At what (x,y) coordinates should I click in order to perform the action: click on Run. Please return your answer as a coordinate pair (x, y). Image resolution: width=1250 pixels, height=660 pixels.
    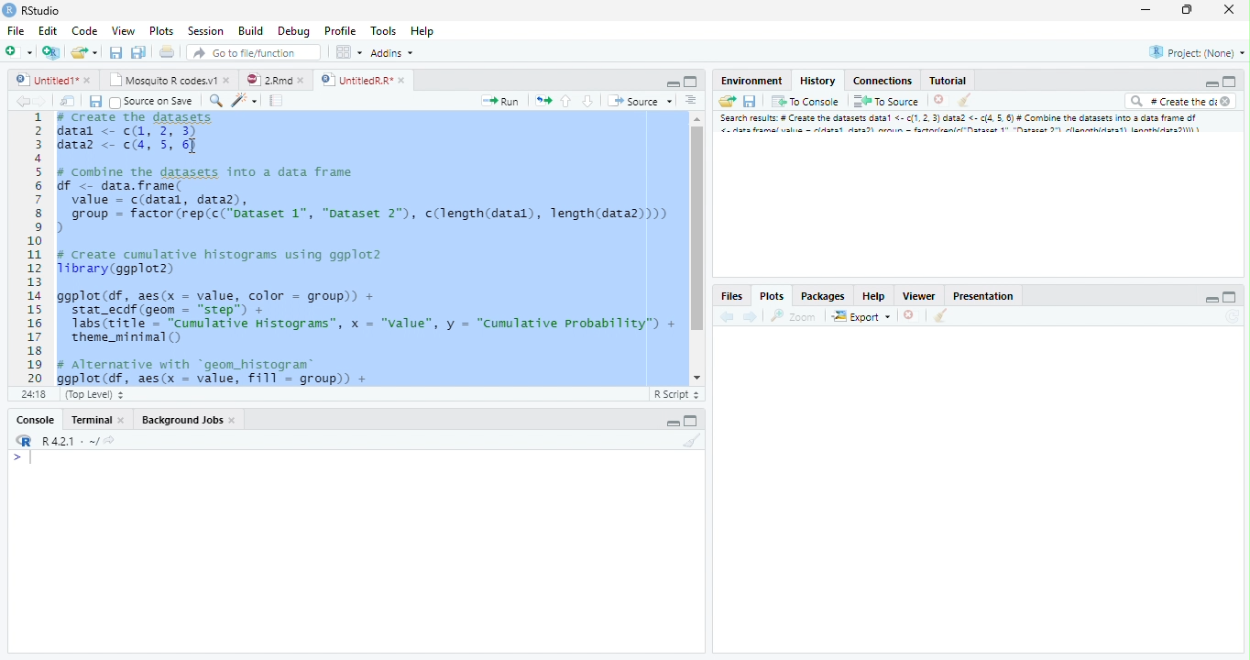
    Looking at the image, I should click on (500, 101).